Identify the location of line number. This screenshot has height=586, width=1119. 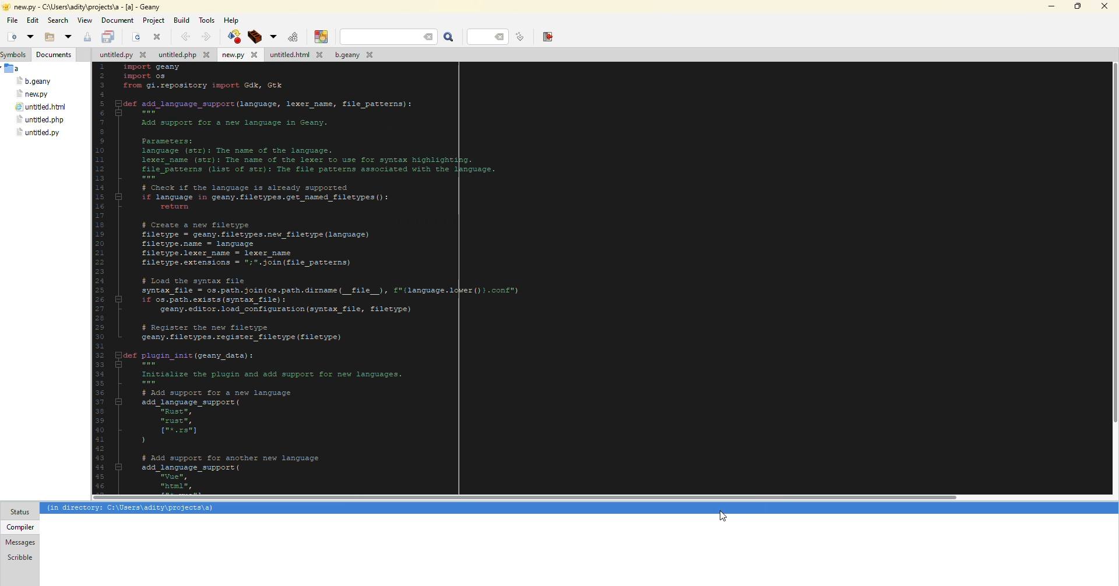
(491, 36).